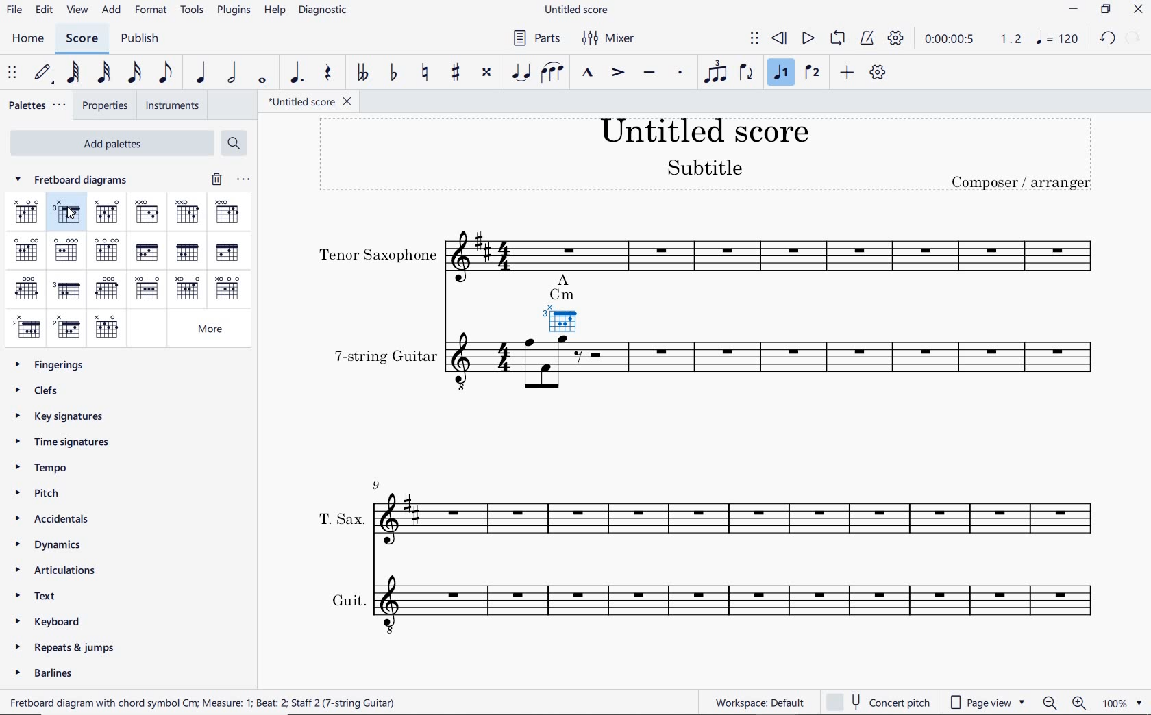  What do you see at coordinates (1061, 40) in the screenshot?
I see `NOTE` at bounding box center [1061, 40].